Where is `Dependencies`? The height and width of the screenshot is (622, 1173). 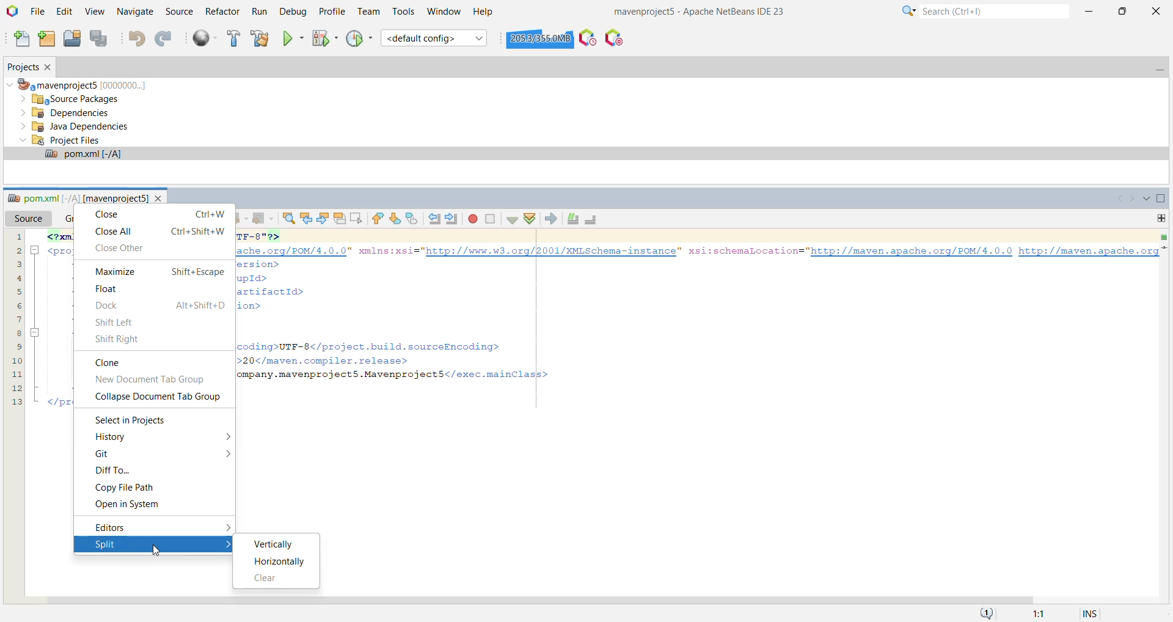 Dependencies is located at coordinates (68, 113).